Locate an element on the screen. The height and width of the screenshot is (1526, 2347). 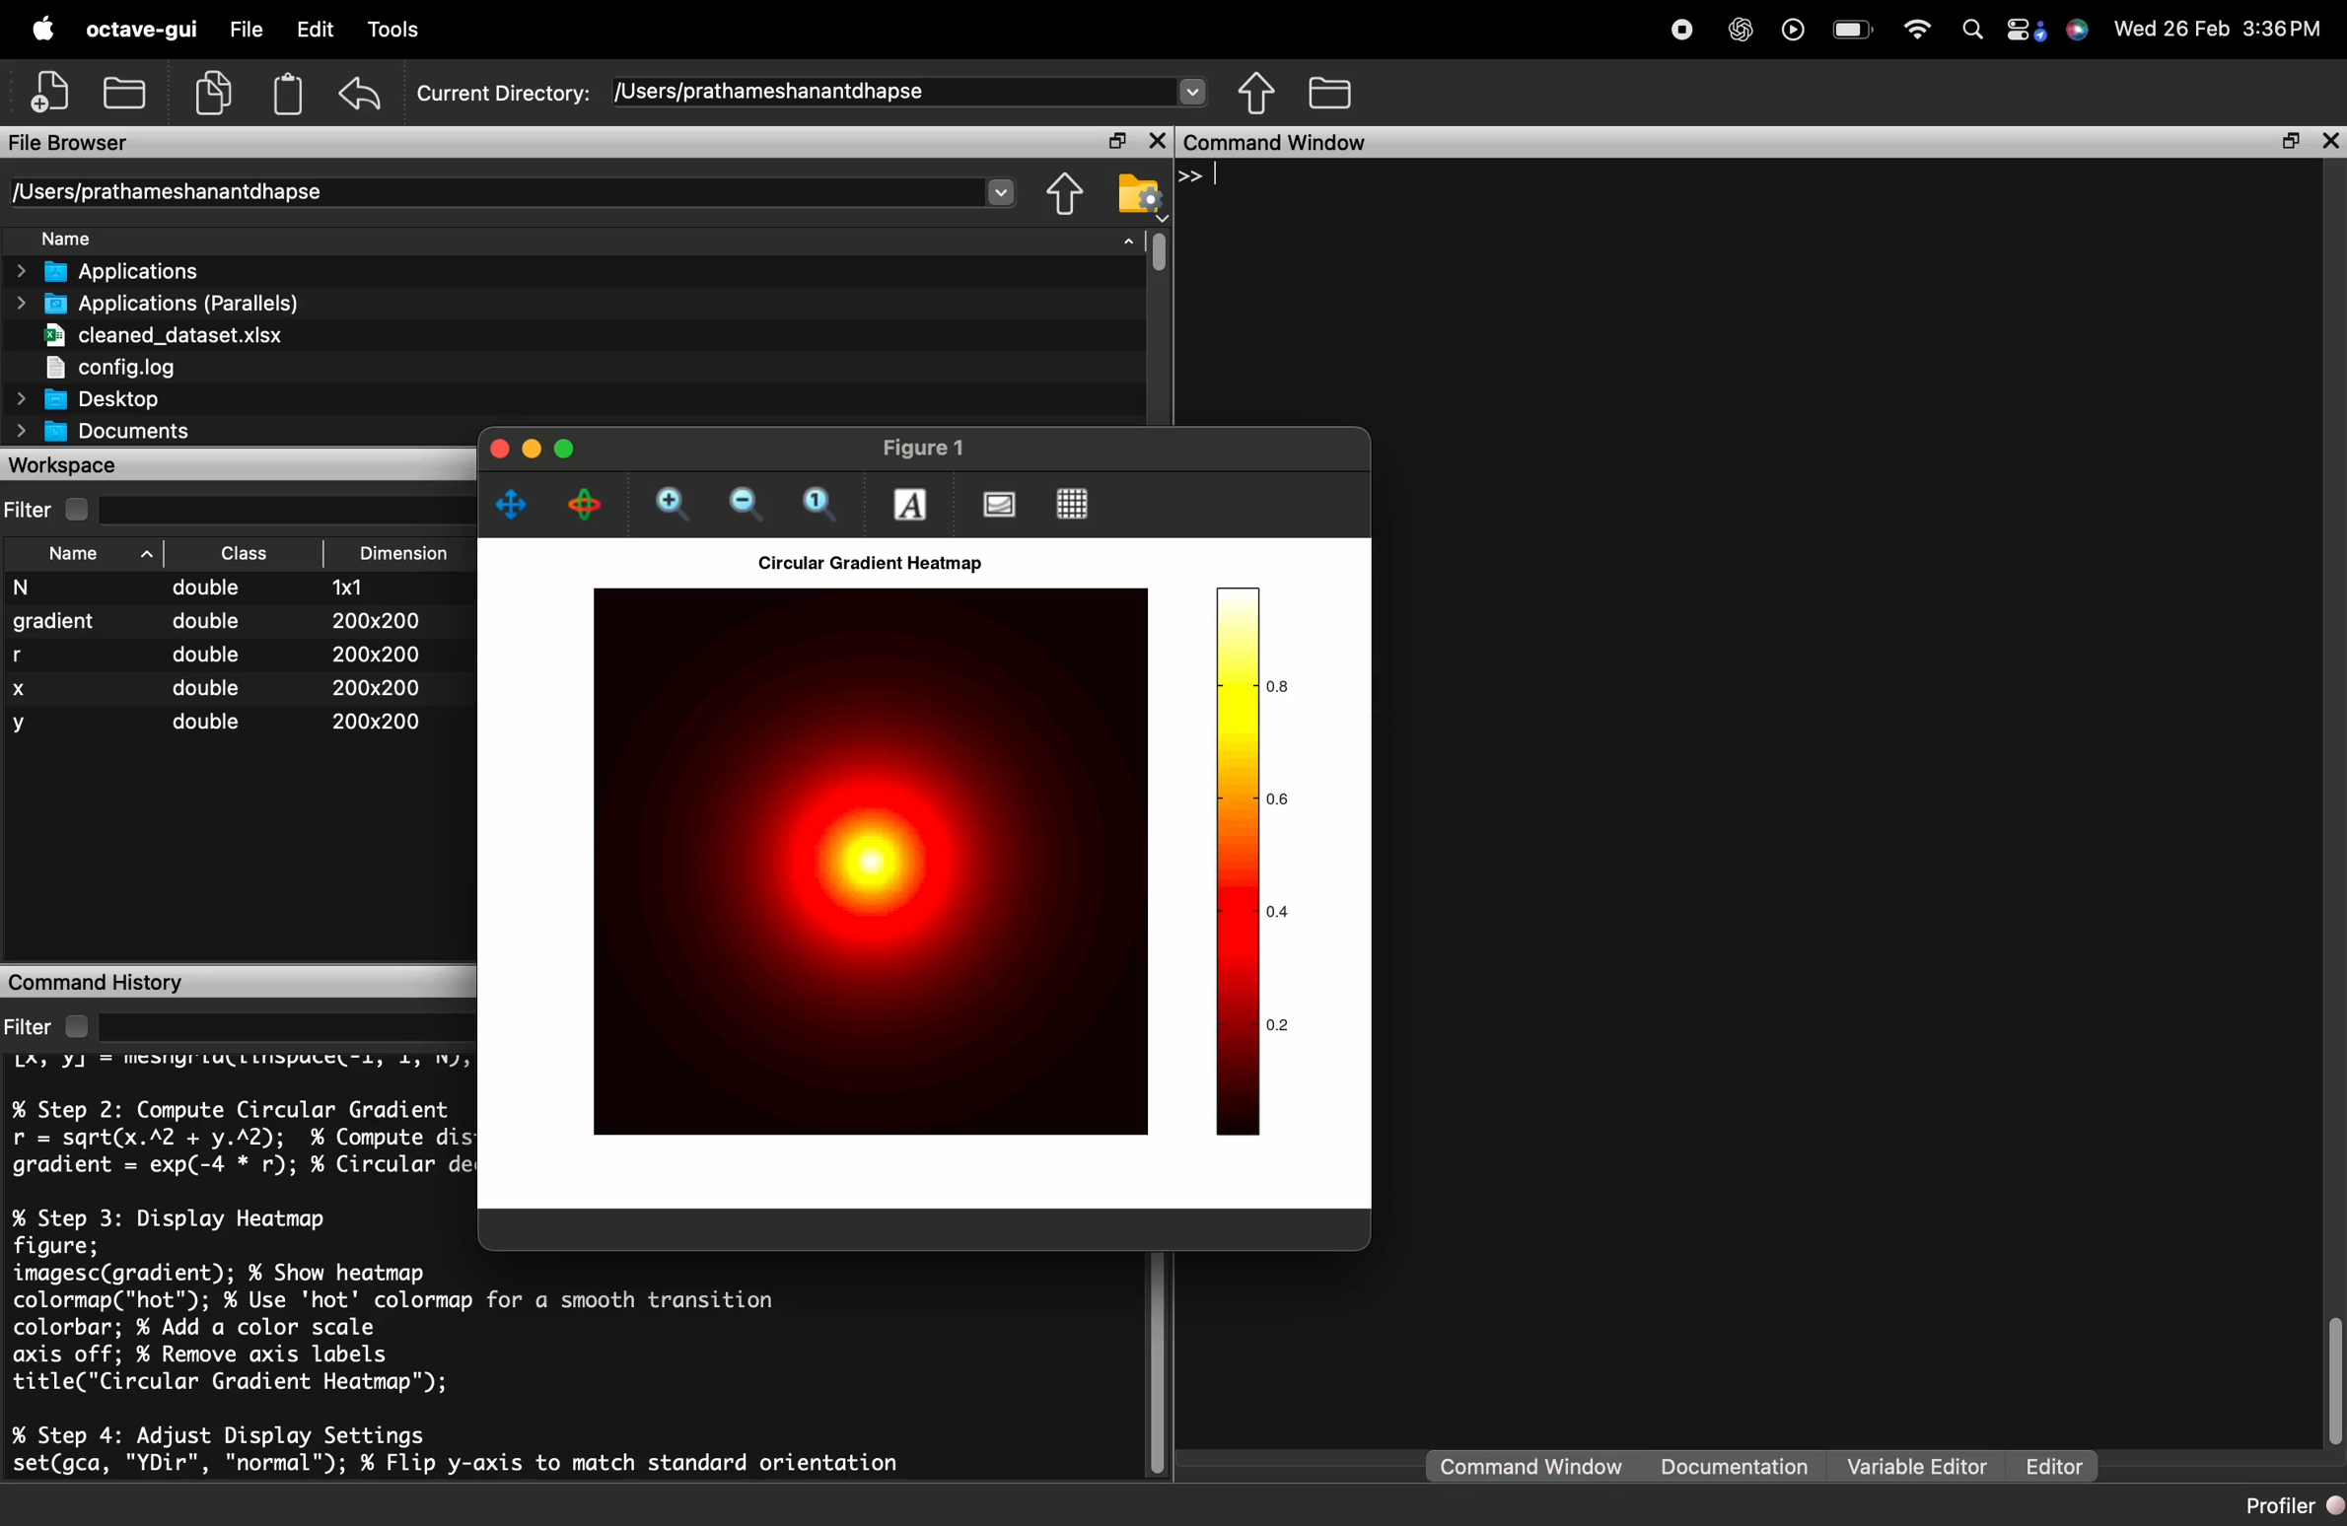
Documentation is located at coordinates (1730, 1466).